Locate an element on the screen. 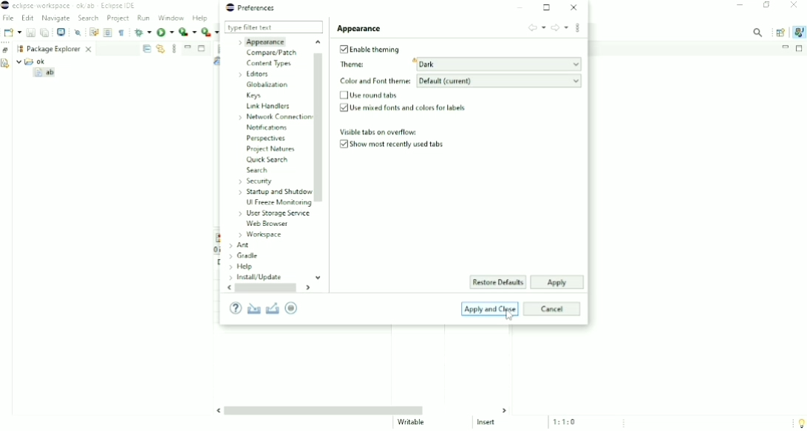  Preferences is located at coordinates (251, 7).